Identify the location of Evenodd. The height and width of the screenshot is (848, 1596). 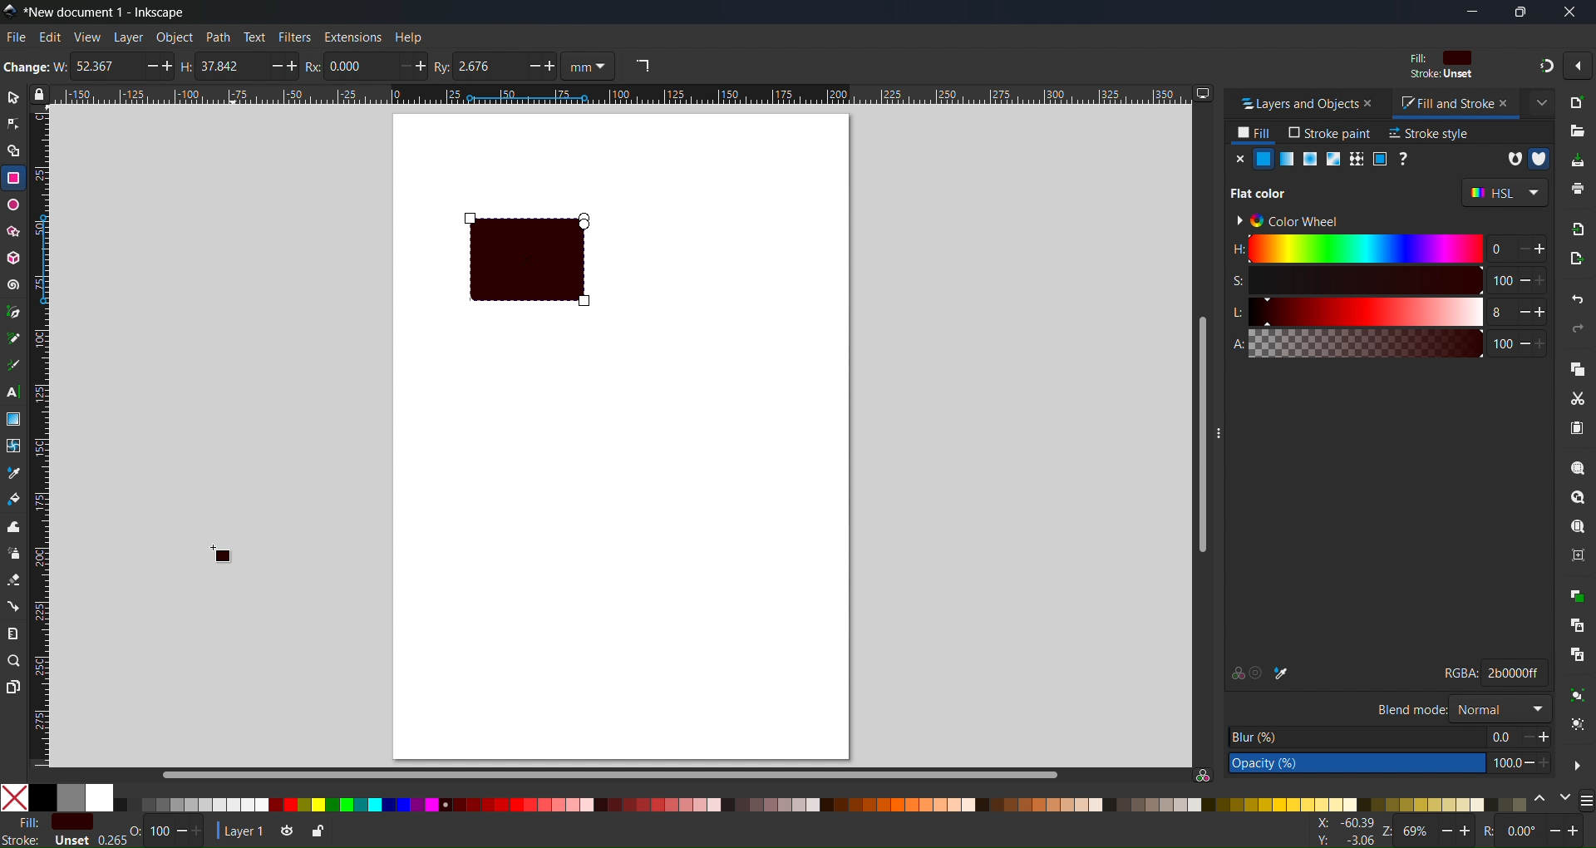
(1511, 158).